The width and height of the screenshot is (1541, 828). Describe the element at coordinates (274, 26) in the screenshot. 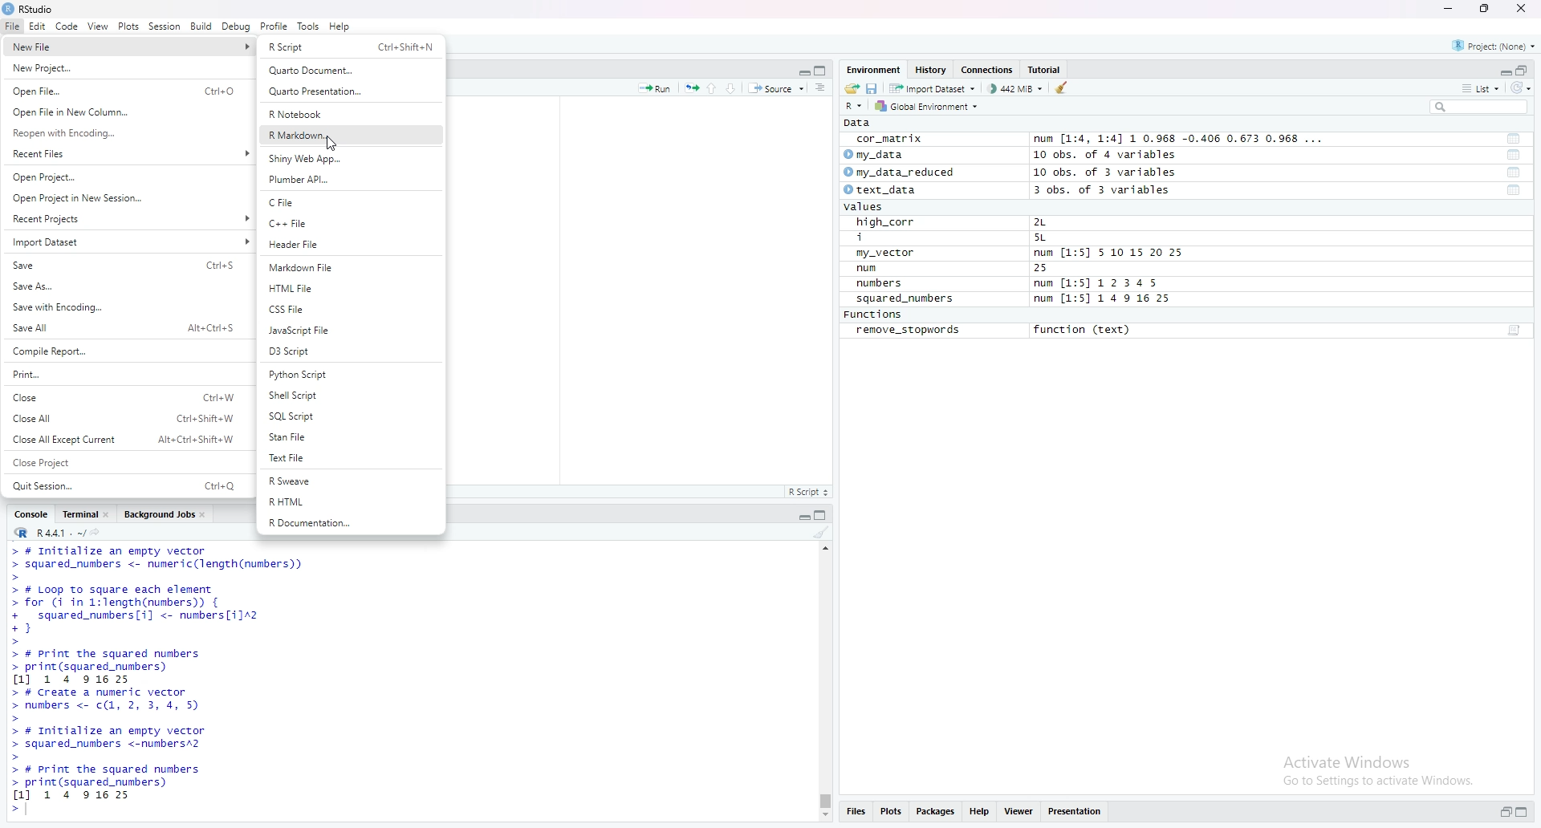

I see `Profile` at that location.